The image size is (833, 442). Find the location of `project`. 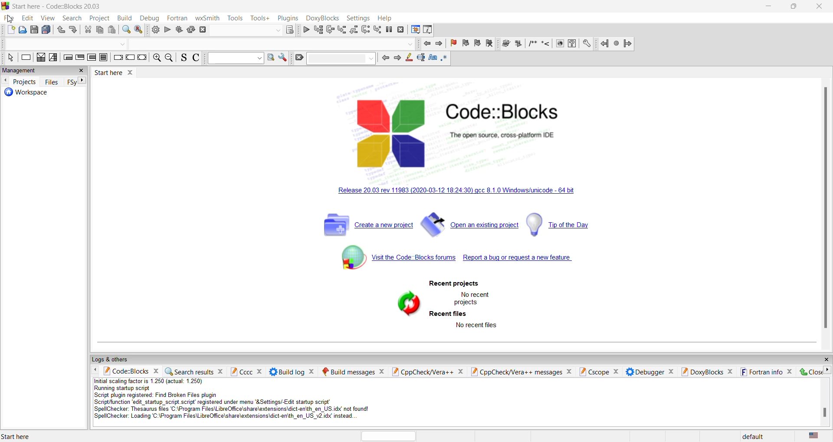

project is located at coordinates (101, 18).